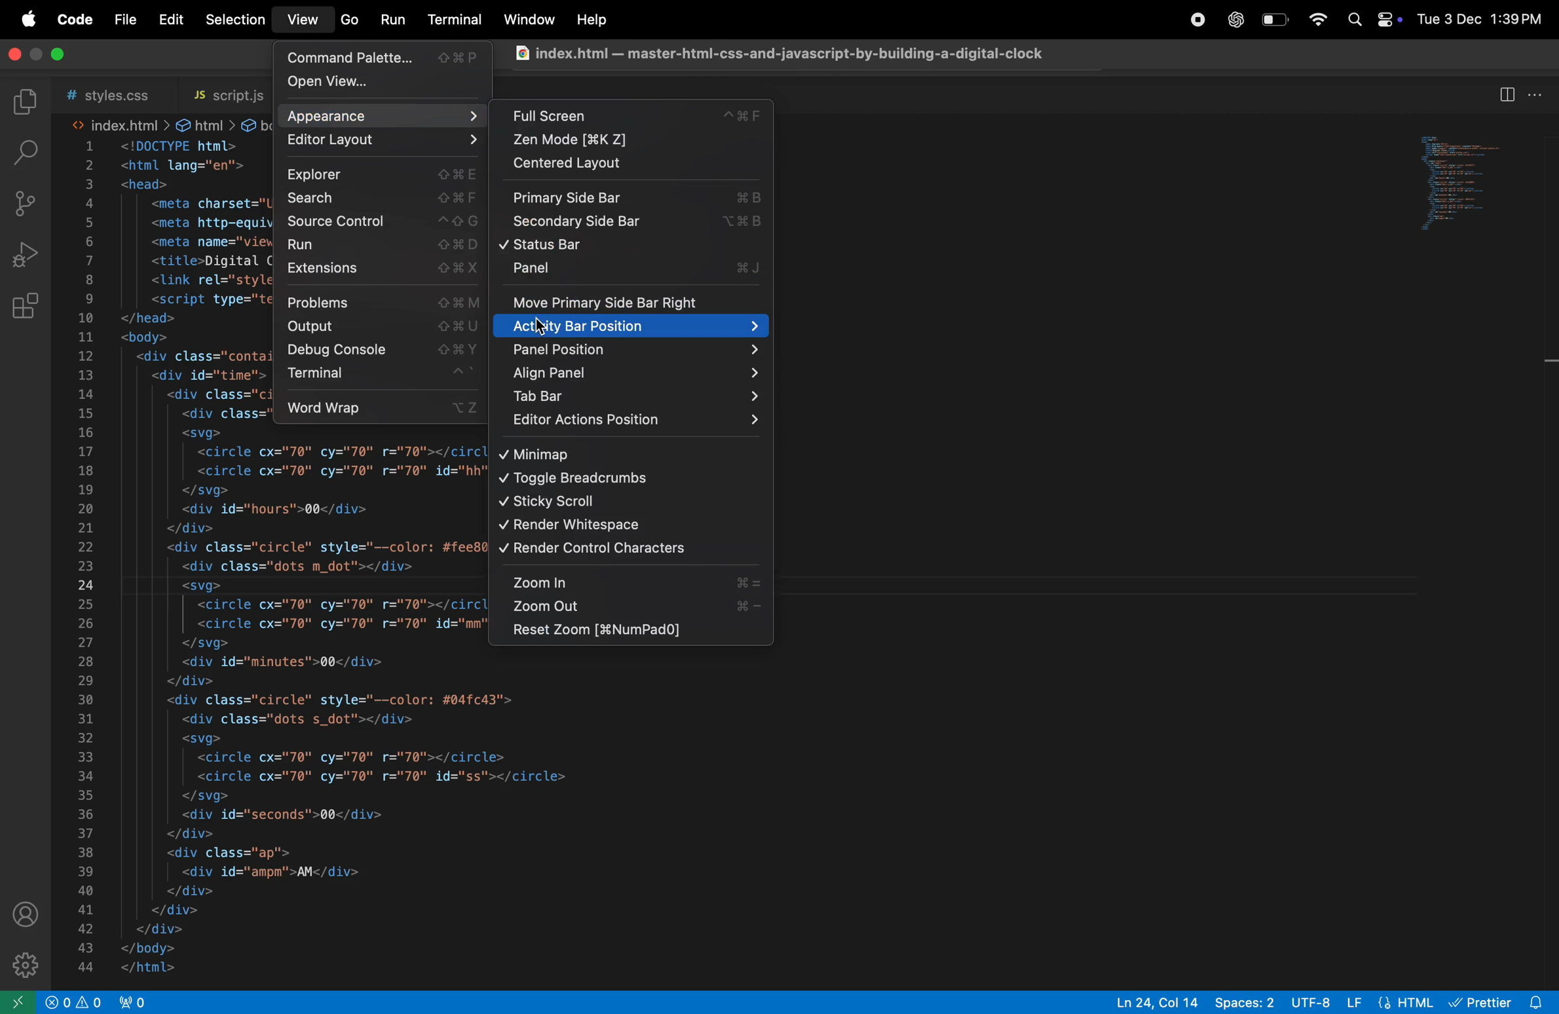 The height and width of the screenshot is (1014, 1559). I want to click on apperance, so click(385, 115).